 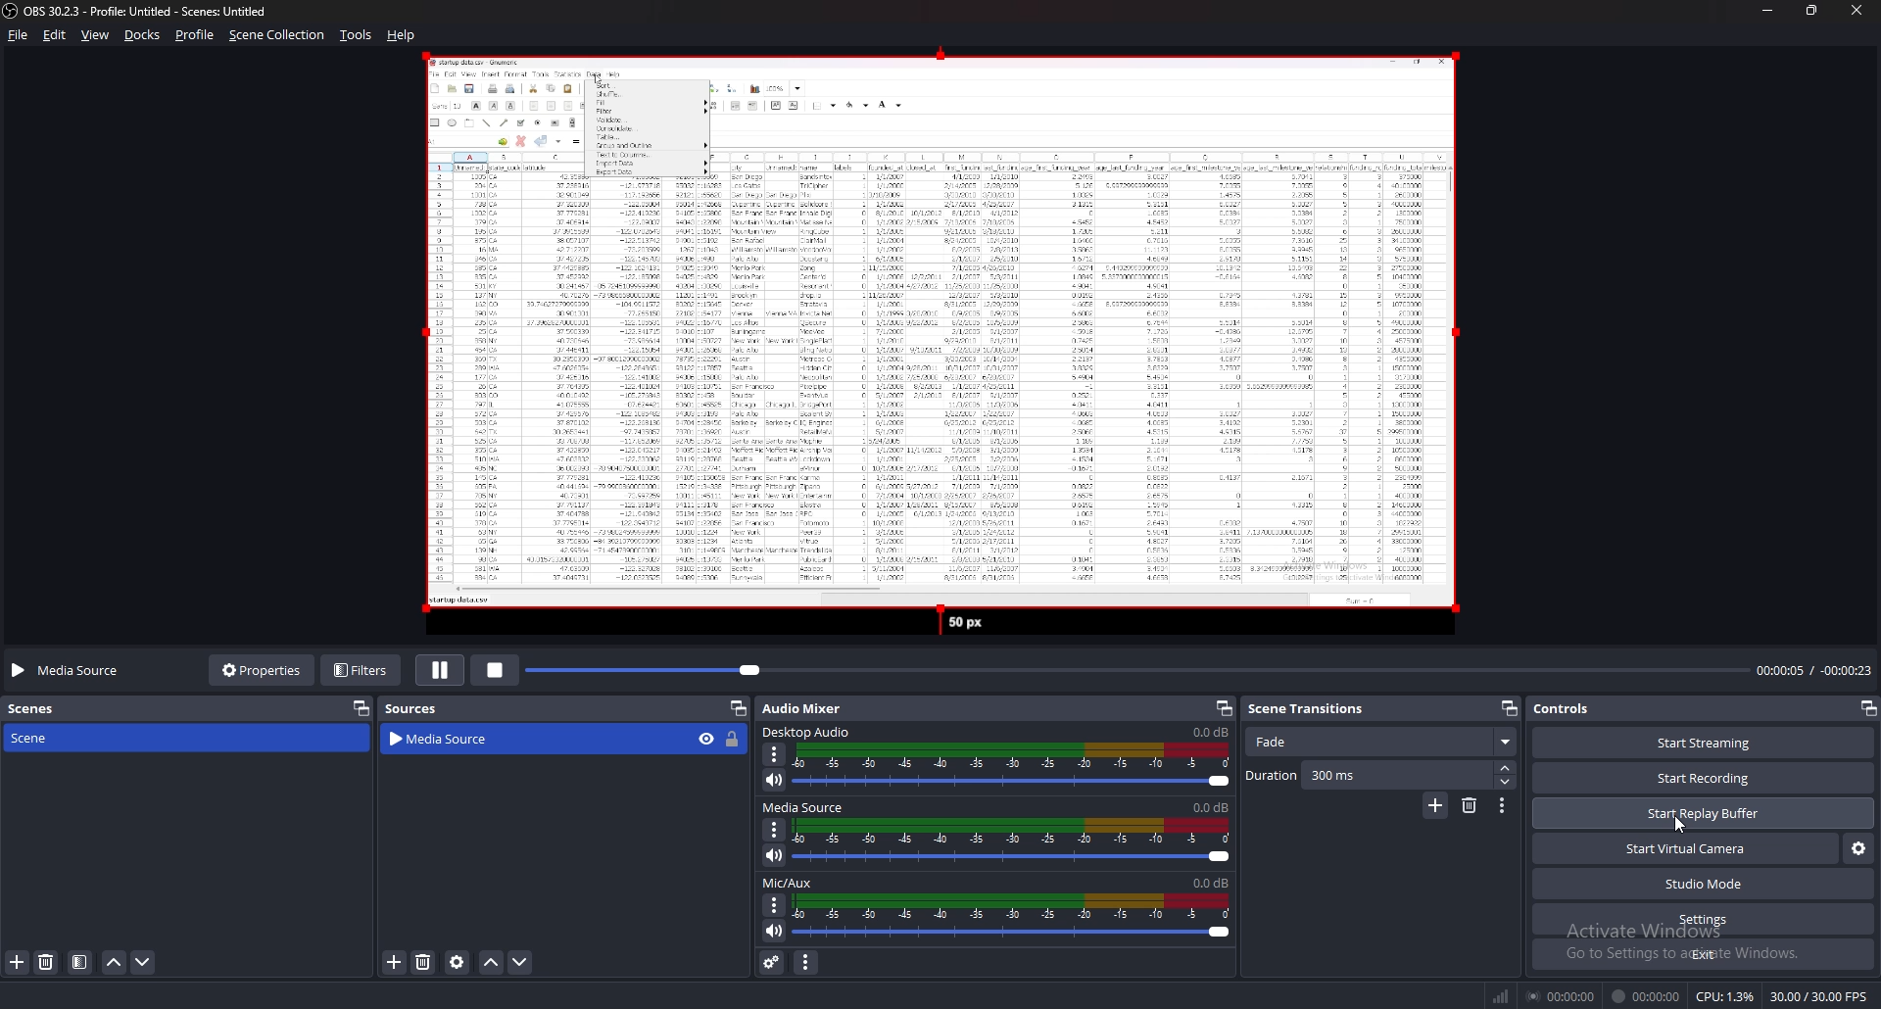 I want to click on scene collection, so click(x=276, y=35).